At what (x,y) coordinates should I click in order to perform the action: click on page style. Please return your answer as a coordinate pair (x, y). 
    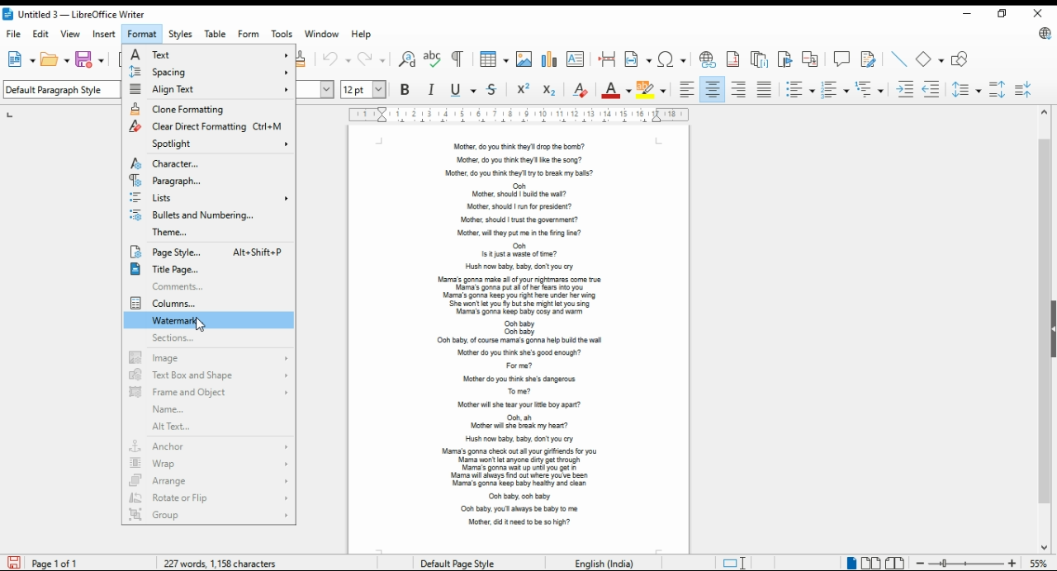
    Looking at the image, I should click on (453, 561).